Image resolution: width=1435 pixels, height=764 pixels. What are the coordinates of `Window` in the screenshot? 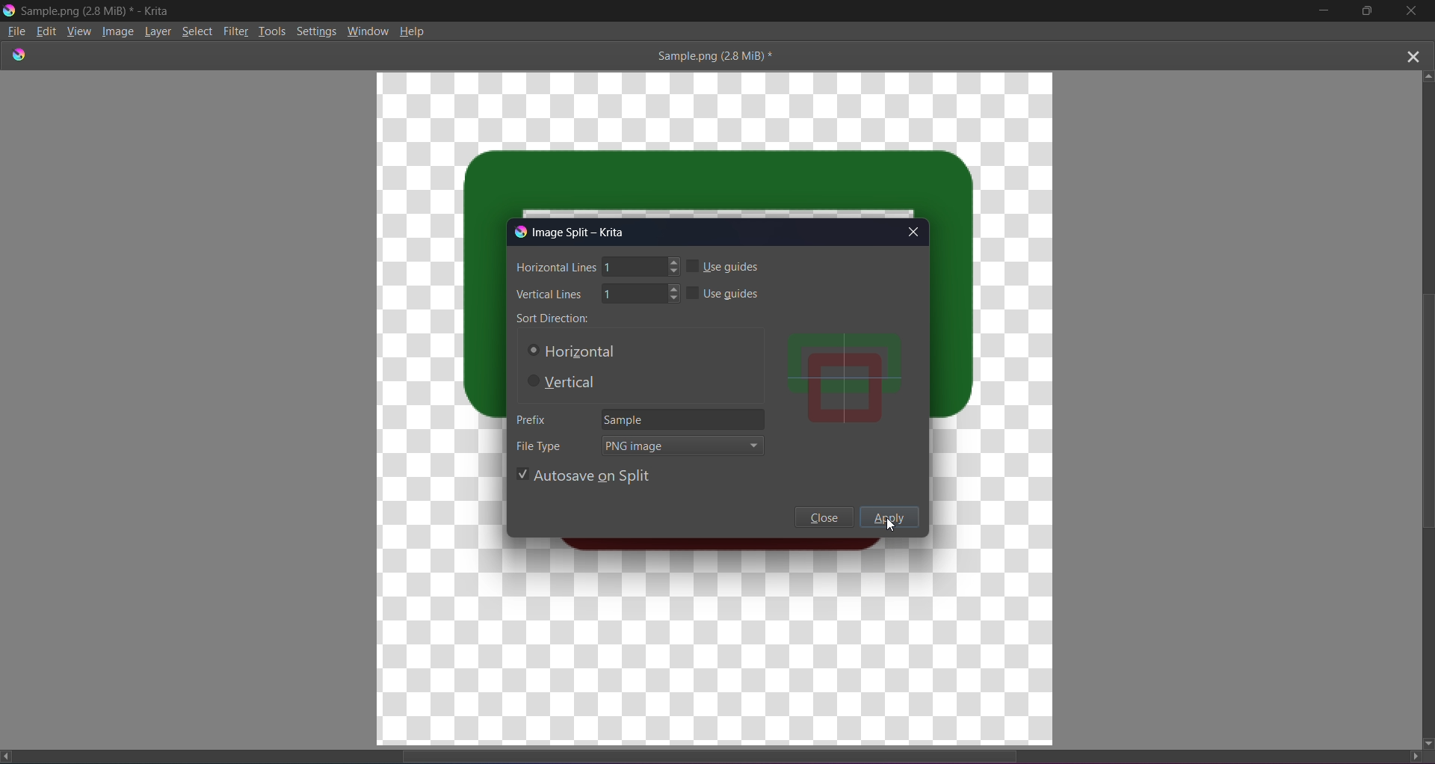 It's located at (368, 29).